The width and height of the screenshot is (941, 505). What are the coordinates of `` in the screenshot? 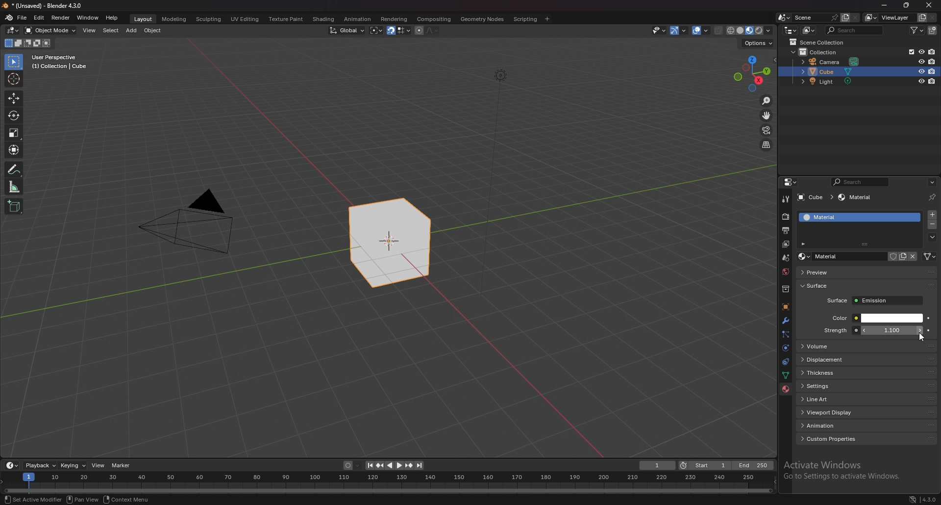 It's located at (128, 500).